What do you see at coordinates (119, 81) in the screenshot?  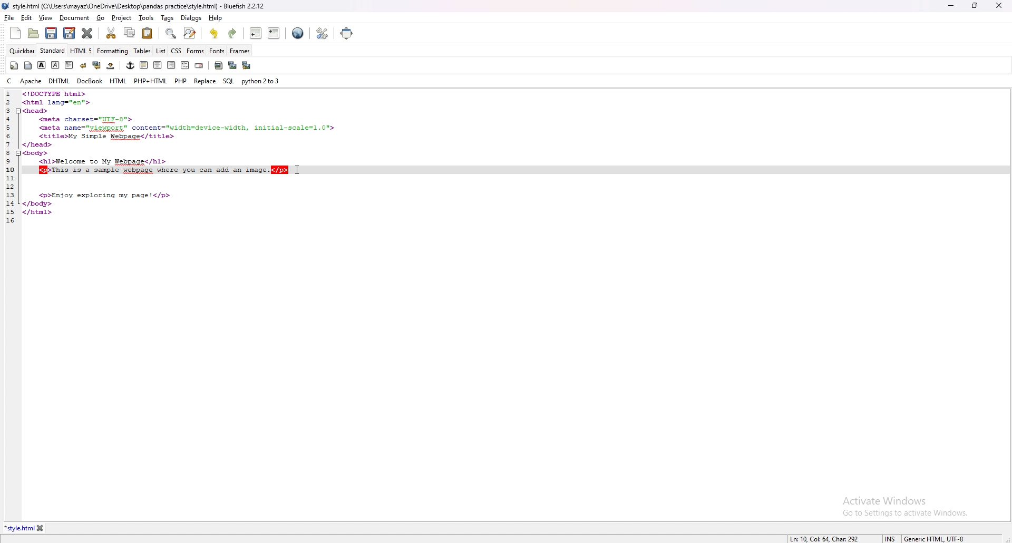 I see `html` at bounding box center [119, 81].